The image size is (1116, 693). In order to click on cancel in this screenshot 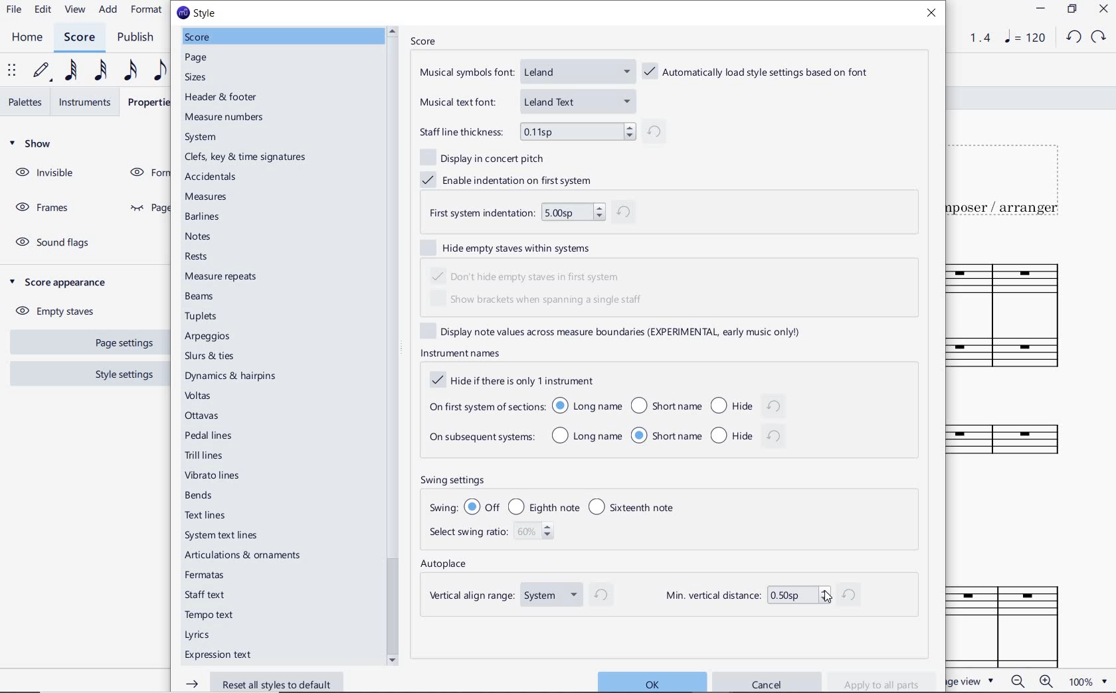, I will do `click(769, 680)`.